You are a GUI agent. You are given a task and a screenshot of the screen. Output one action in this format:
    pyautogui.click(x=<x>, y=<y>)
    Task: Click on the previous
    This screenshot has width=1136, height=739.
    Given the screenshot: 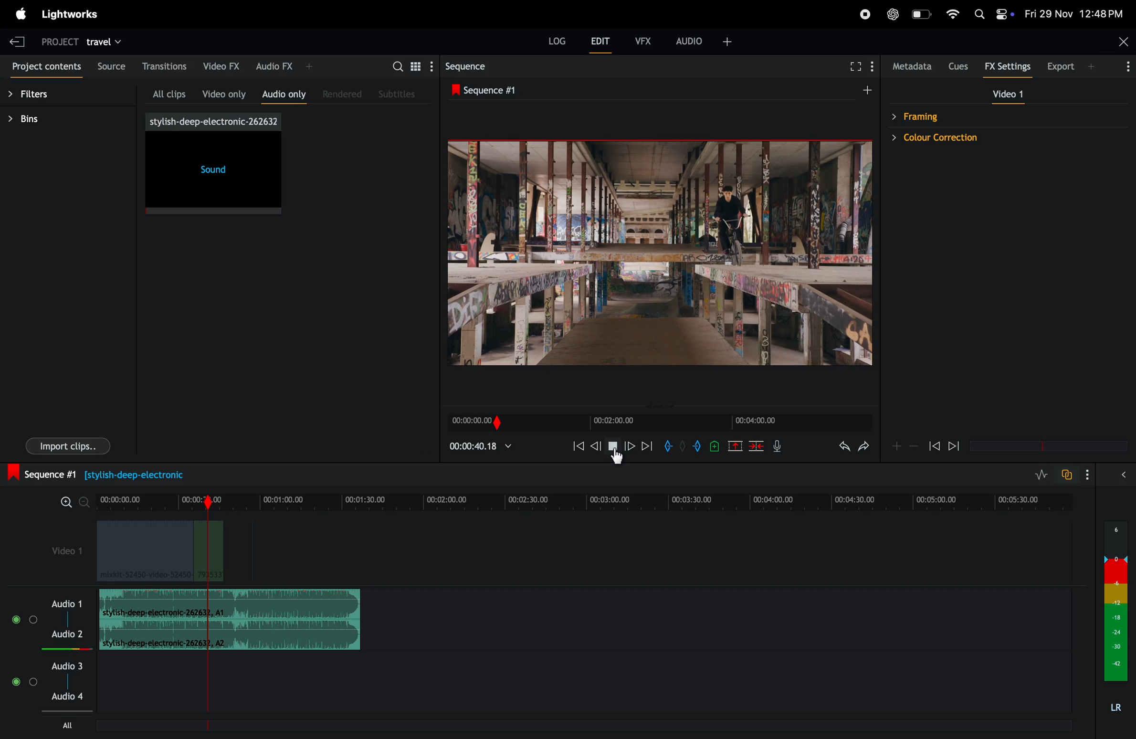 What is the action you would take?
    pyautogui.click(x=597, y=446)
    